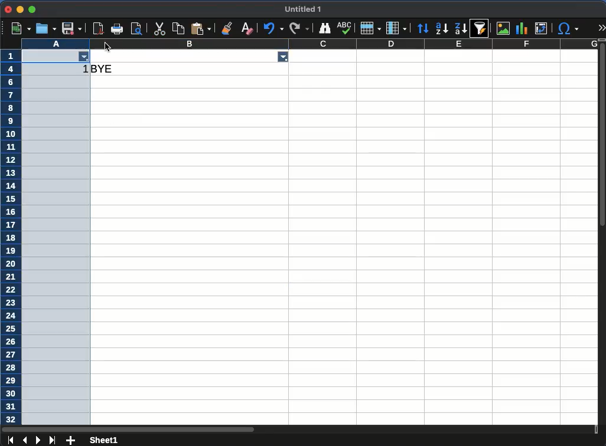 Image resolution: width=606 pixels, height=446 pixels. What do you see at coordinates (540, 28) in the screenshot?
I see `pivot` at bounding box center [540, 28].